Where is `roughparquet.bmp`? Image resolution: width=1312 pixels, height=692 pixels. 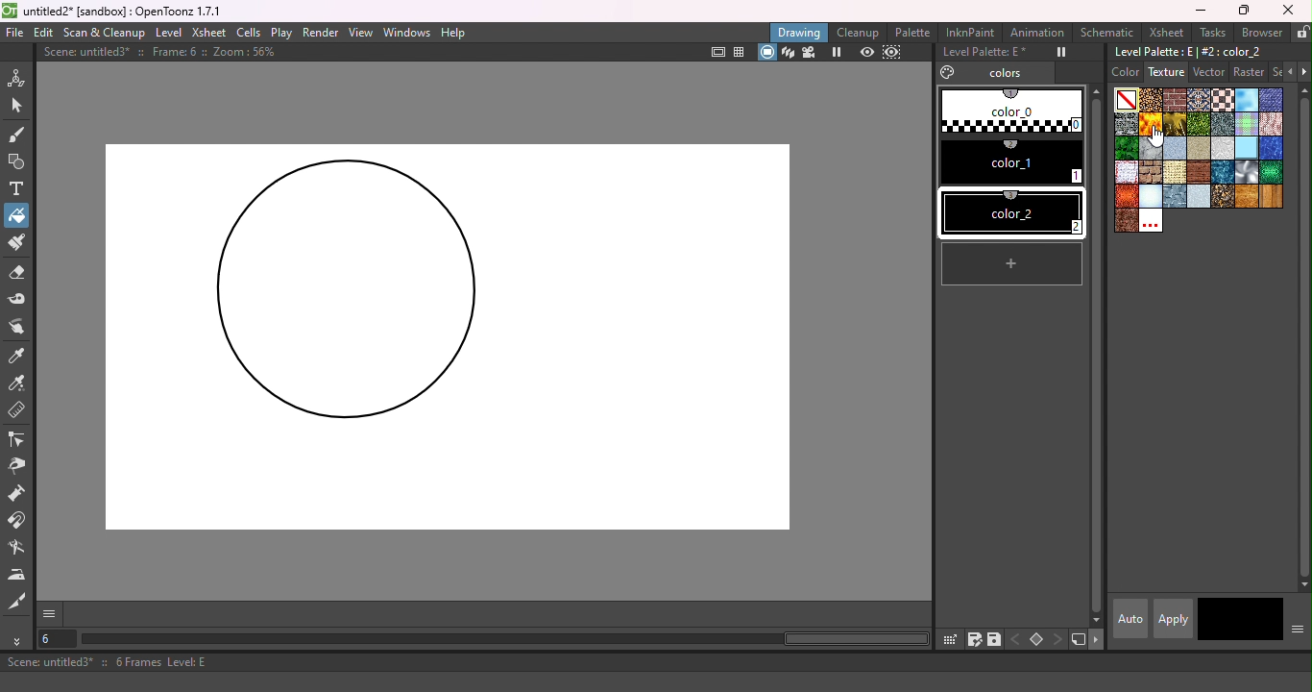 roughparquet.bmp is located at coordinates (1200, 173).